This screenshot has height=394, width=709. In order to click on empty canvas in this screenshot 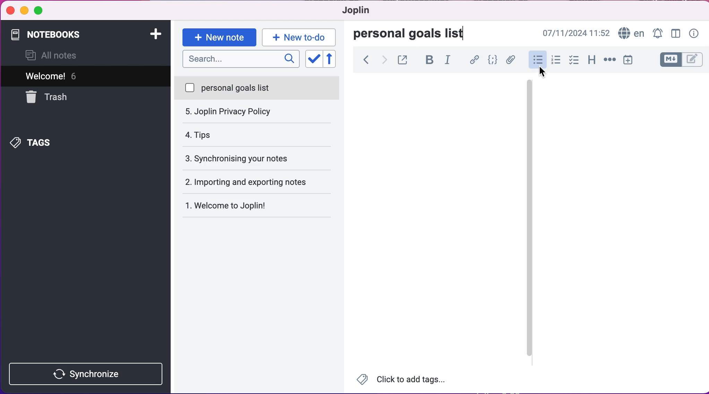, I will do `click(621, 224)`.